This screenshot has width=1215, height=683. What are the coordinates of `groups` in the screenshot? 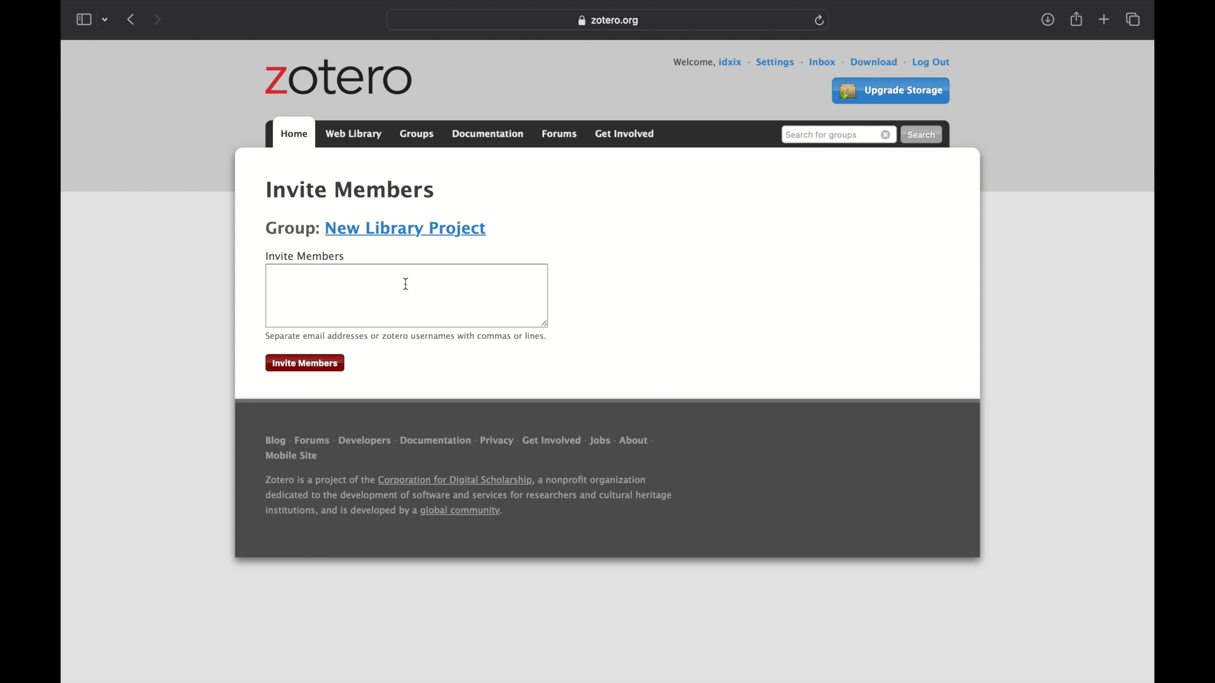 It's located at (418, 133).